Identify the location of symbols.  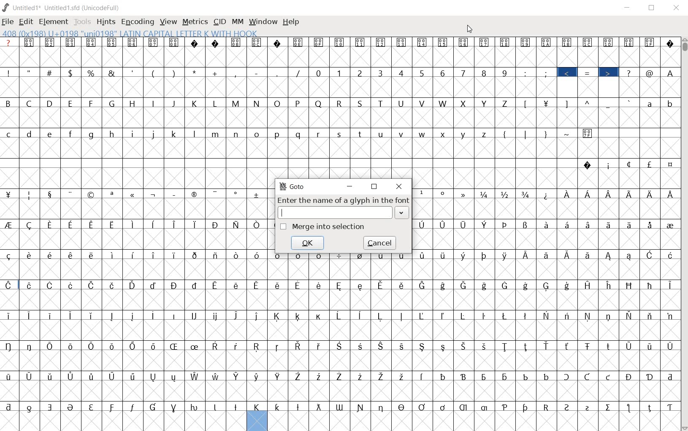
(576, 103).